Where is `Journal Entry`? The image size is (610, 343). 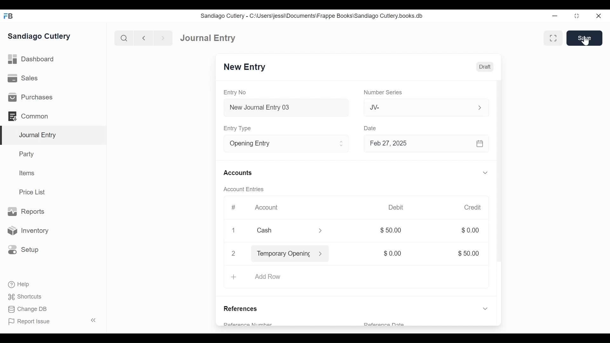 Journal Entry is located at coordinates (52, 136).